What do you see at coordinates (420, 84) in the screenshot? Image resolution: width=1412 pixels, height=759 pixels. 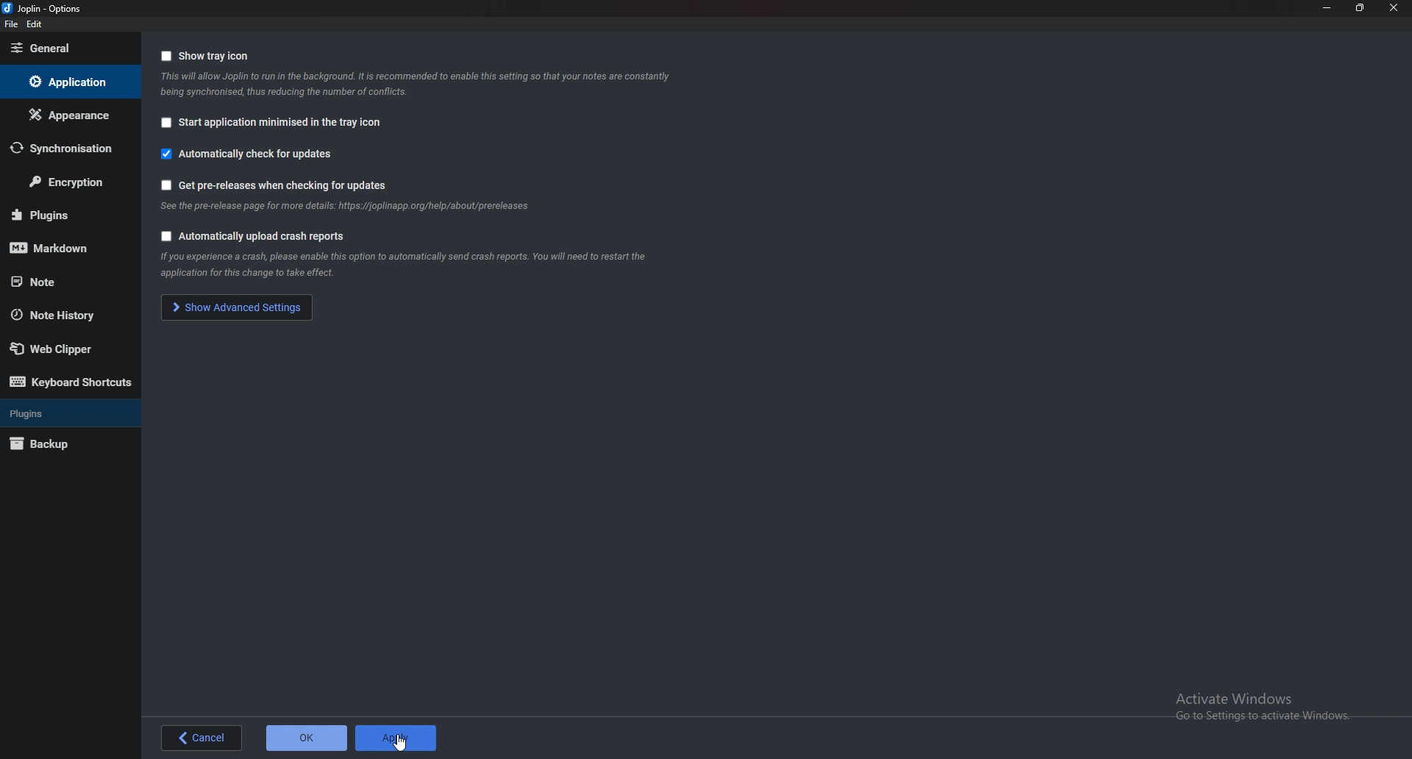 I see `Info` at bounding box center [420, 84].